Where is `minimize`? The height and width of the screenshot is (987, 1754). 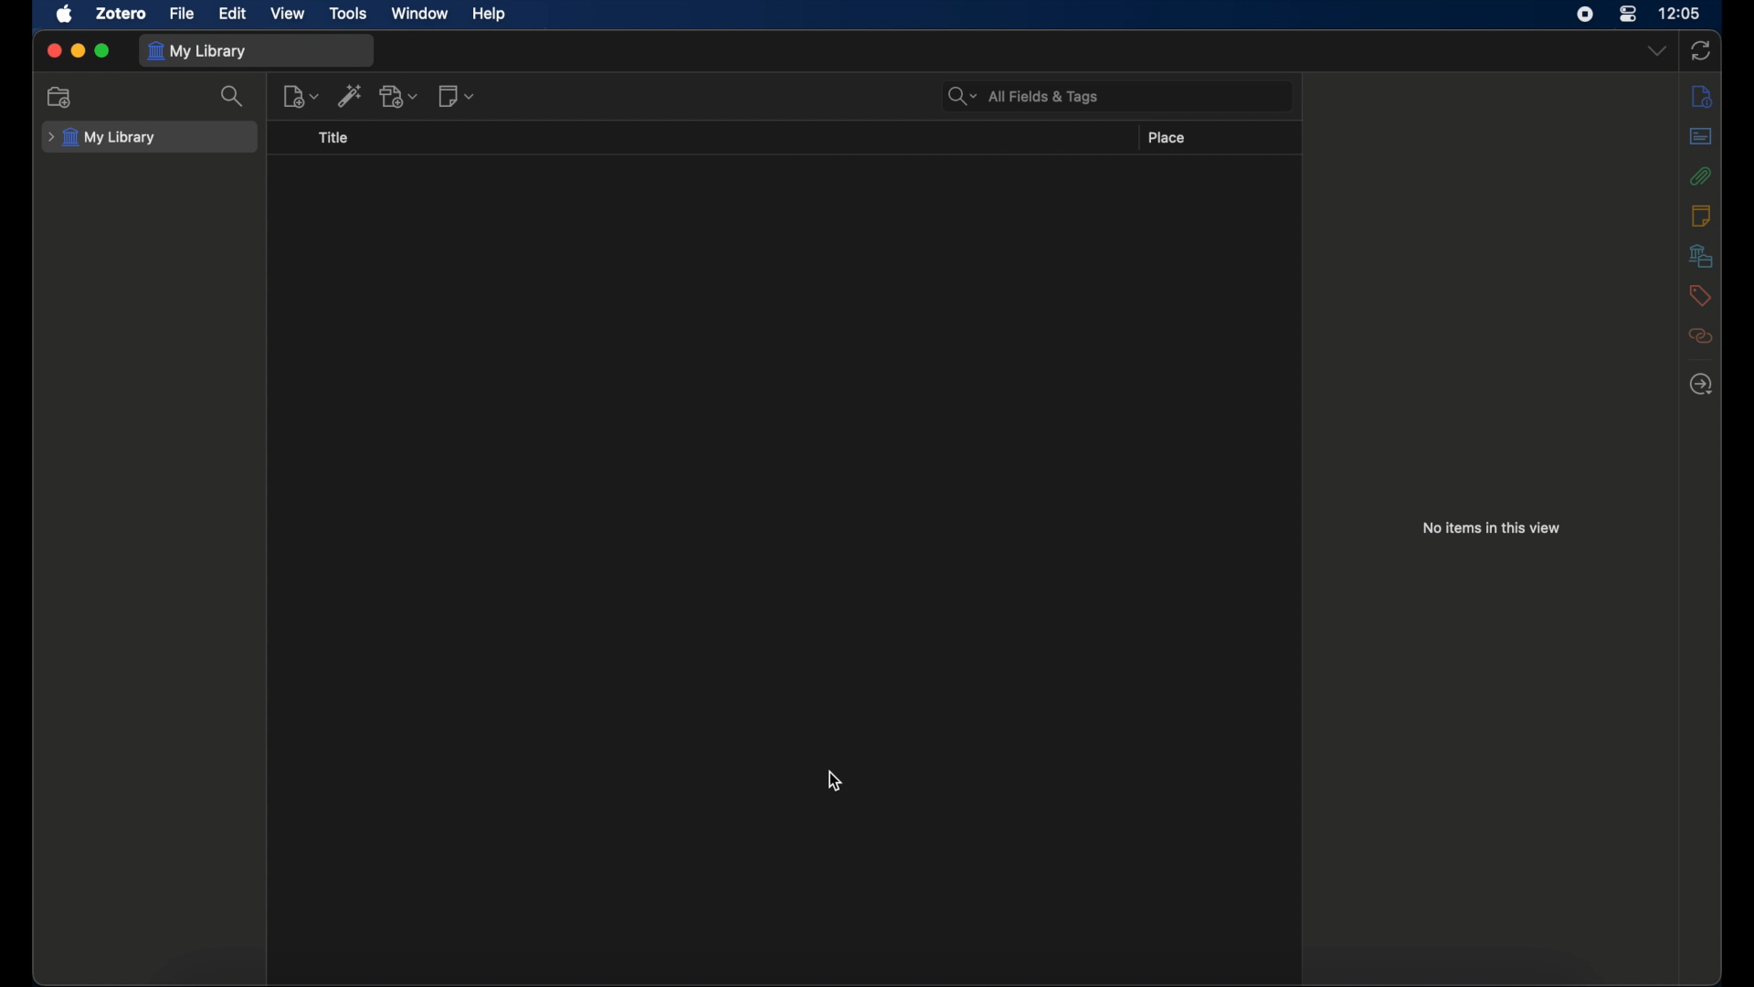 minimize is located at coordinates (79, 50).